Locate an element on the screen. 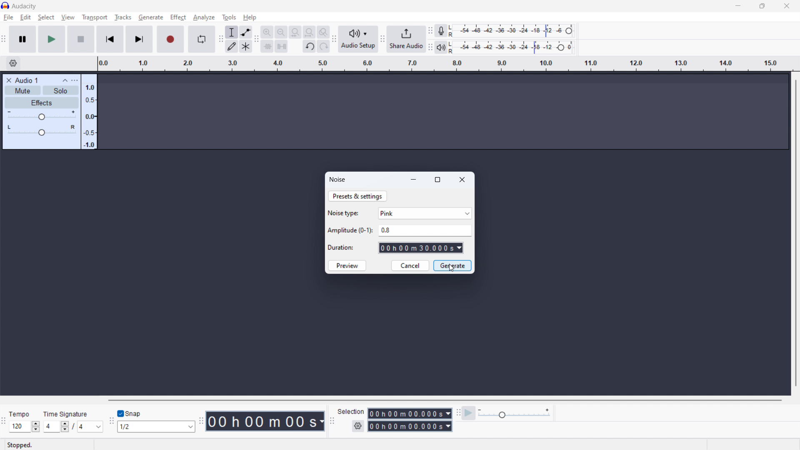 The image size is (800, 450). close is located at coordinates (786, 6).